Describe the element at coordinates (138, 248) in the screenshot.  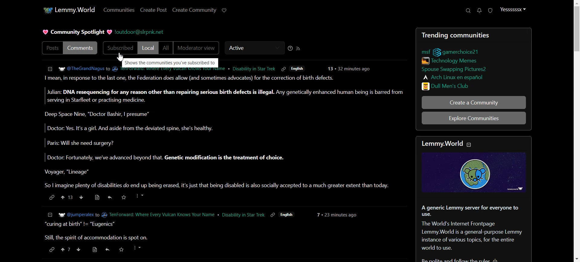
I see `more` at that location.